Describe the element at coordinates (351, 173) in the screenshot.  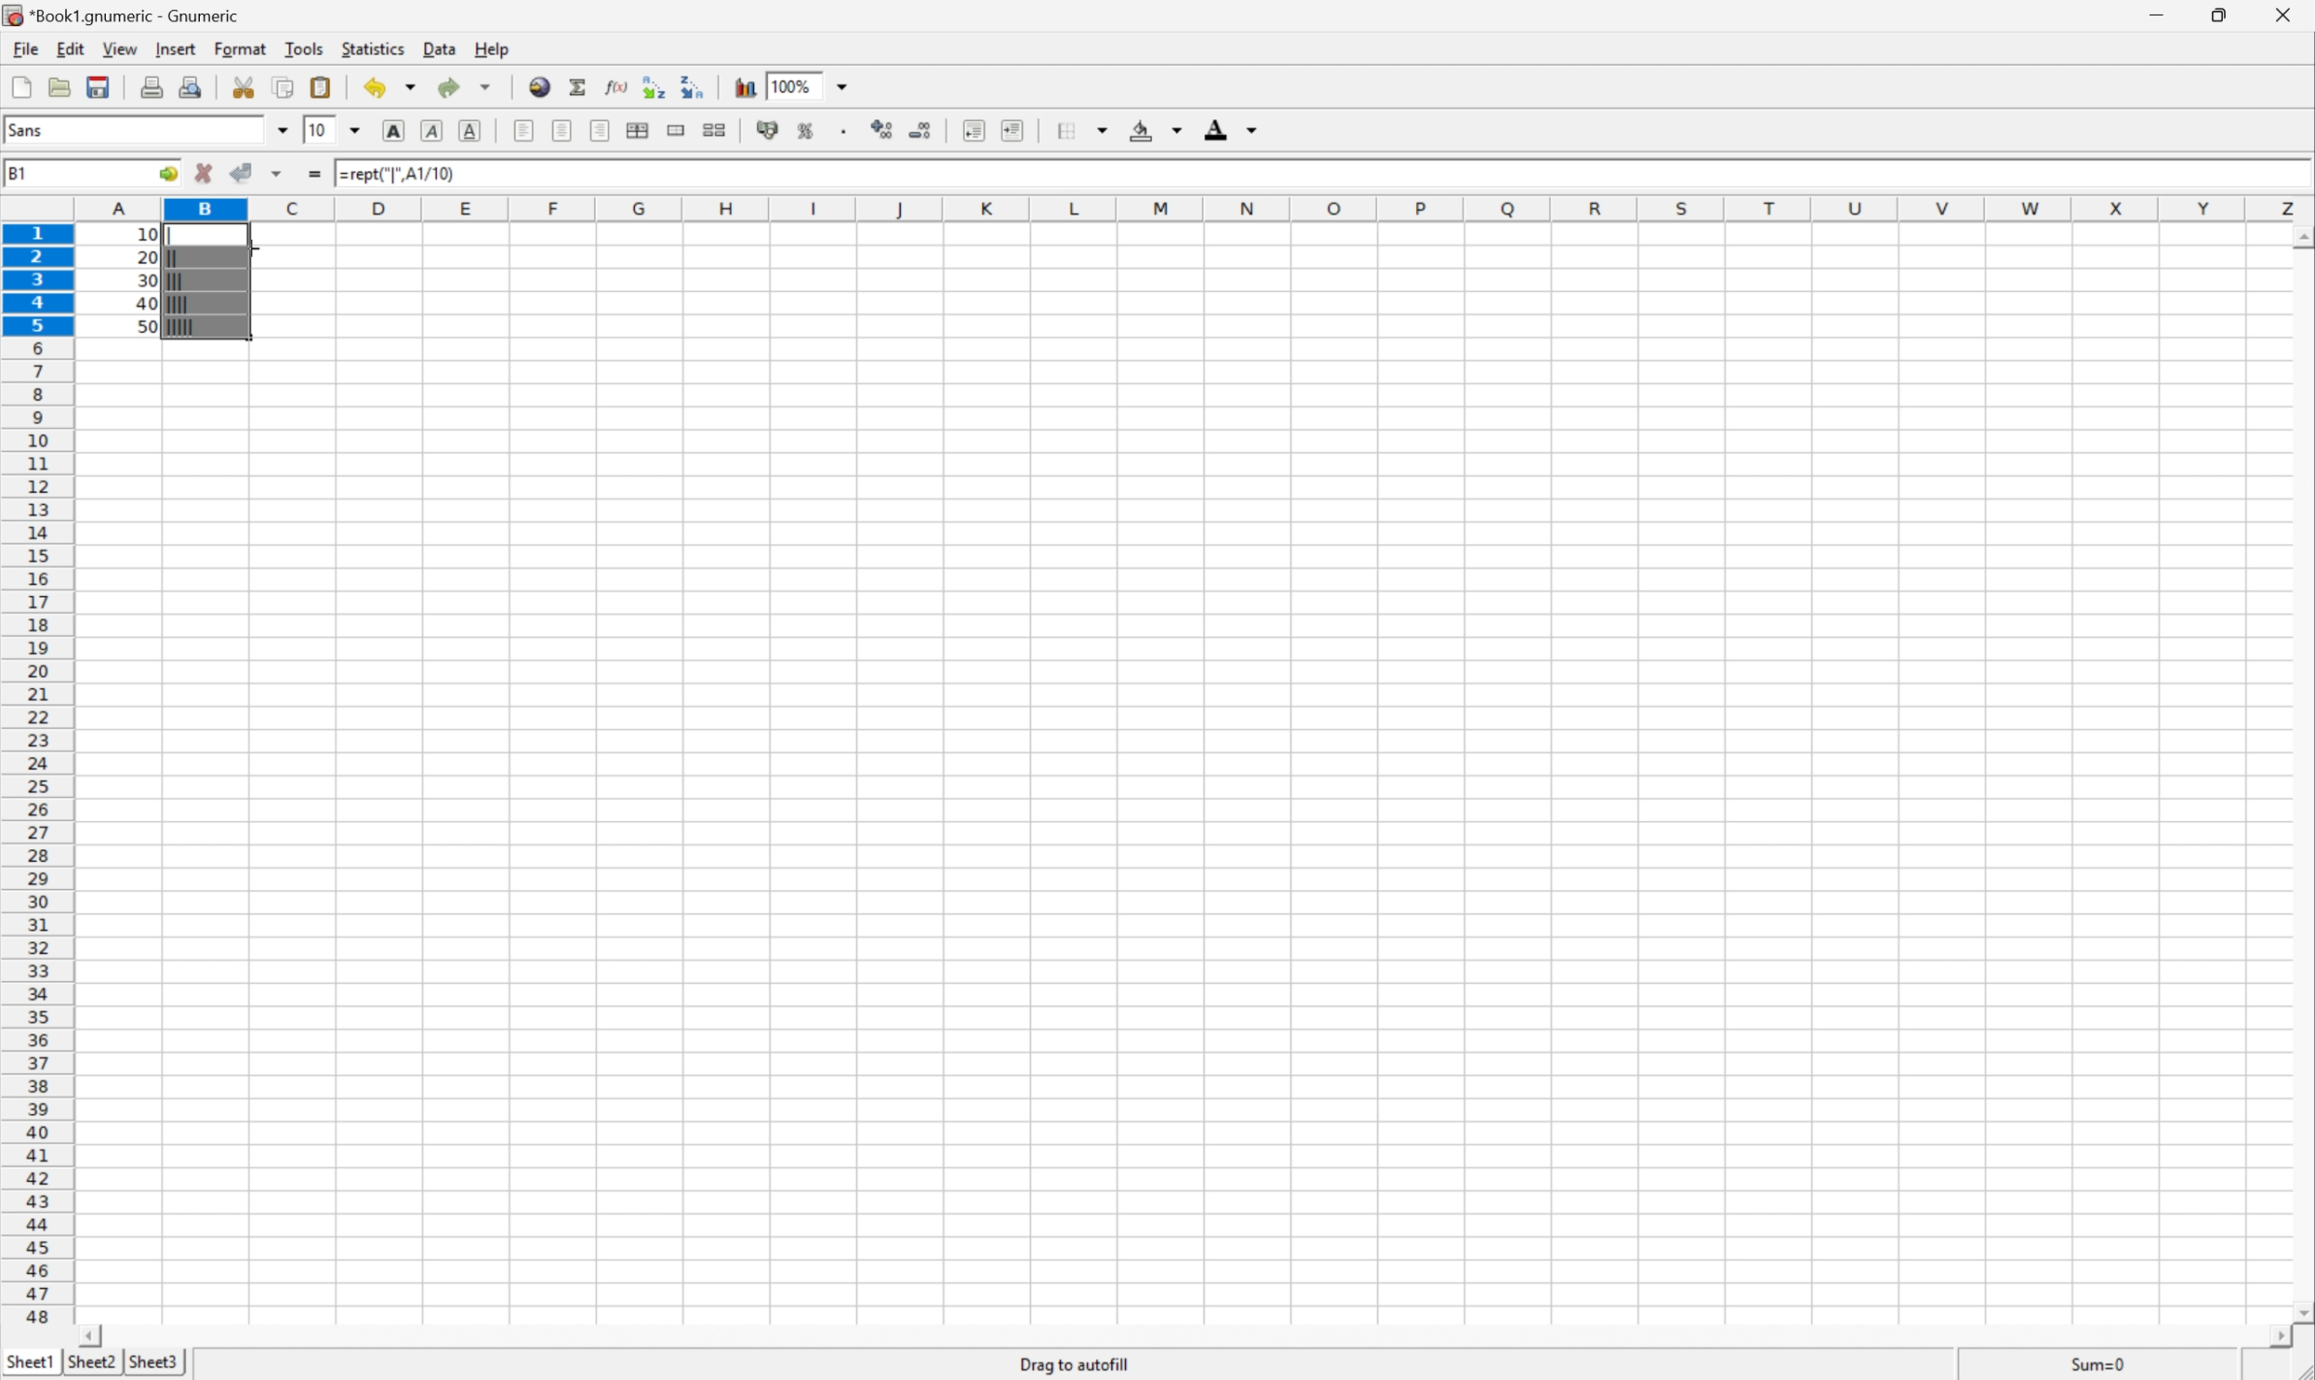
I see `10` at that location.